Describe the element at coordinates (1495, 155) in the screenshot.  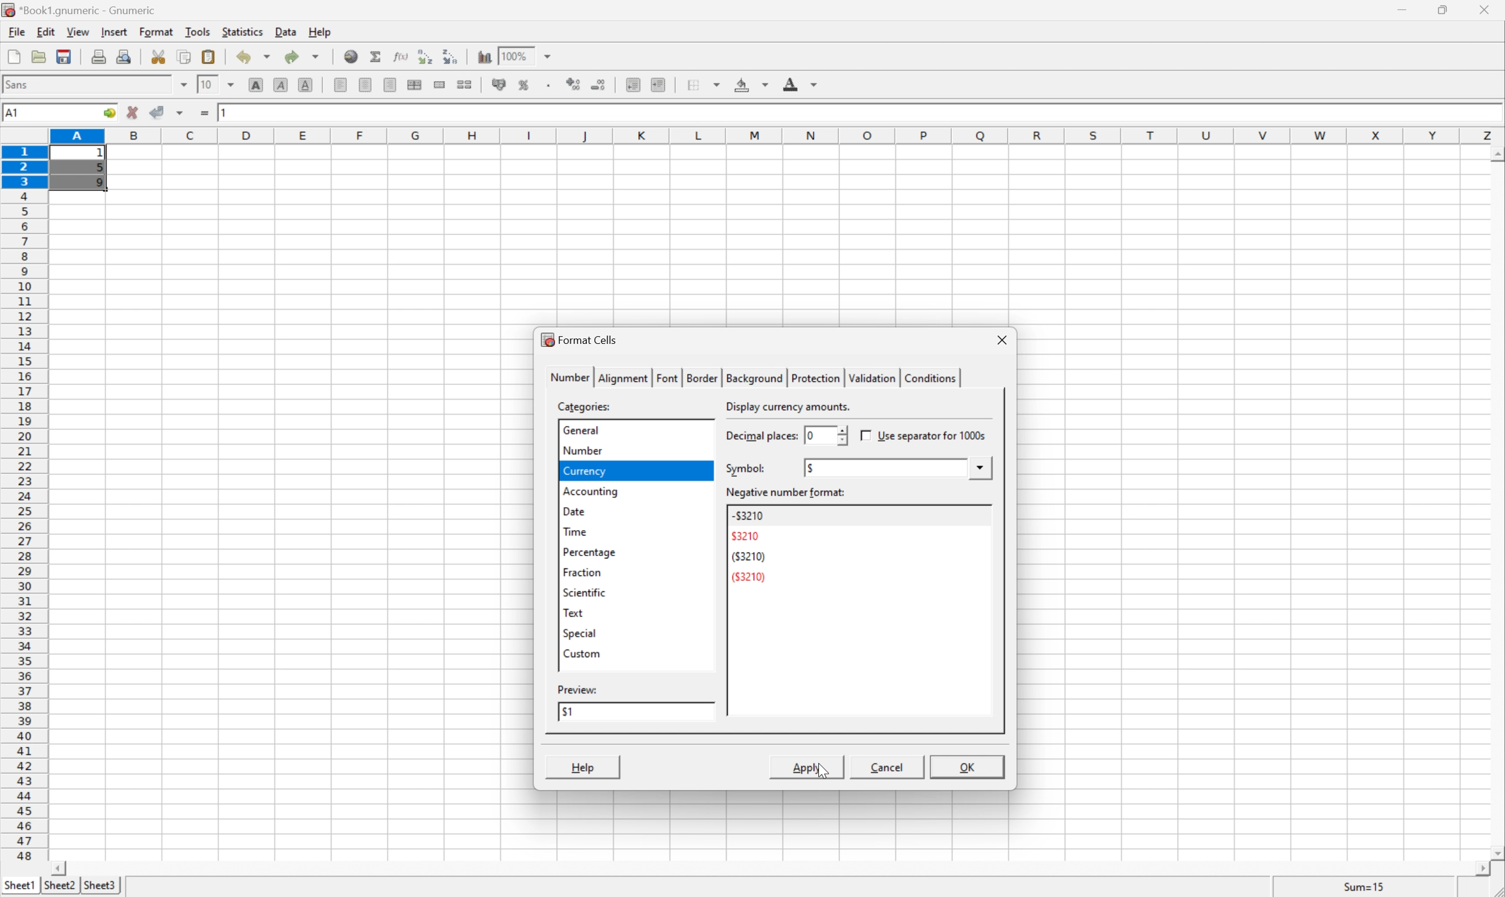
I see `scroll up` at that location.